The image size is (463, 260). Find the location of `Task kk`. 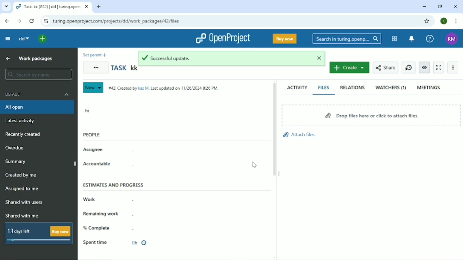

Task kk is located at coordinates (124, 69).